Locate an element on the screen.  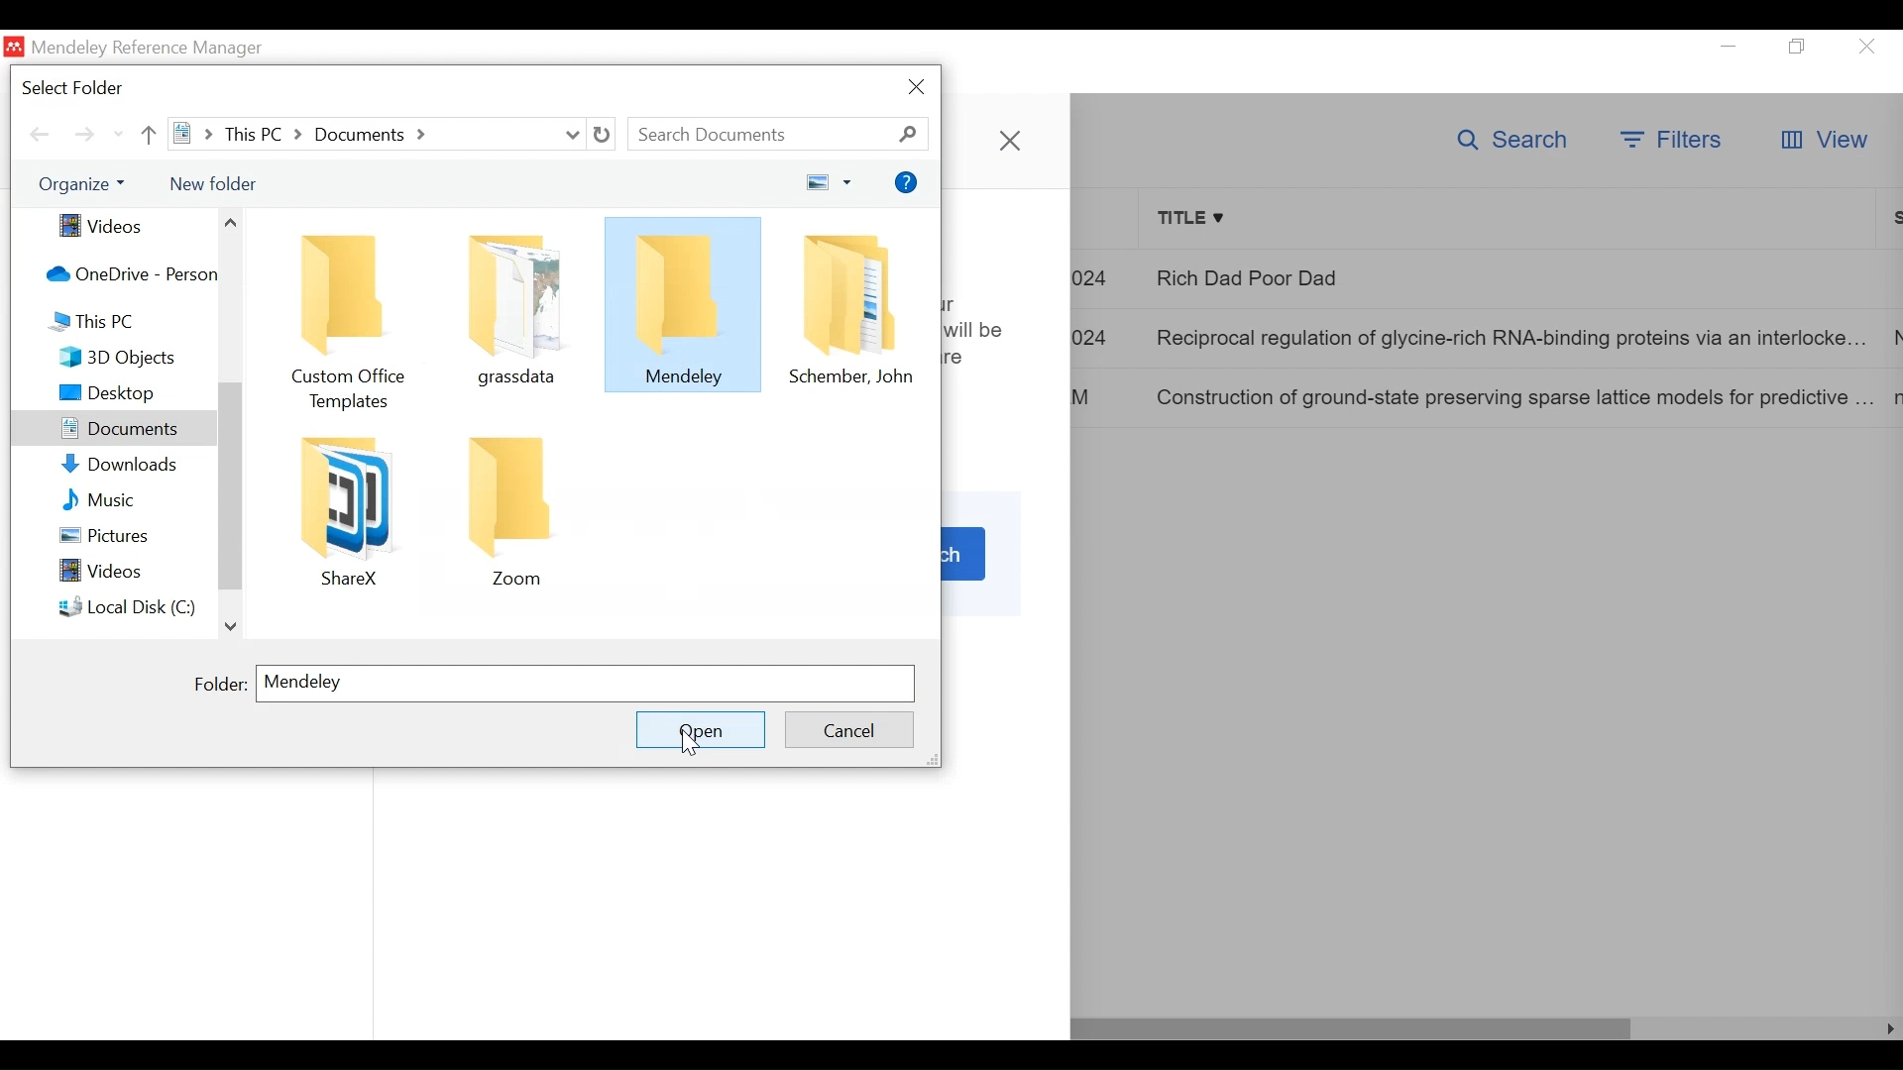
Mendeley Reference Manager is located at coordinates (158, 49).